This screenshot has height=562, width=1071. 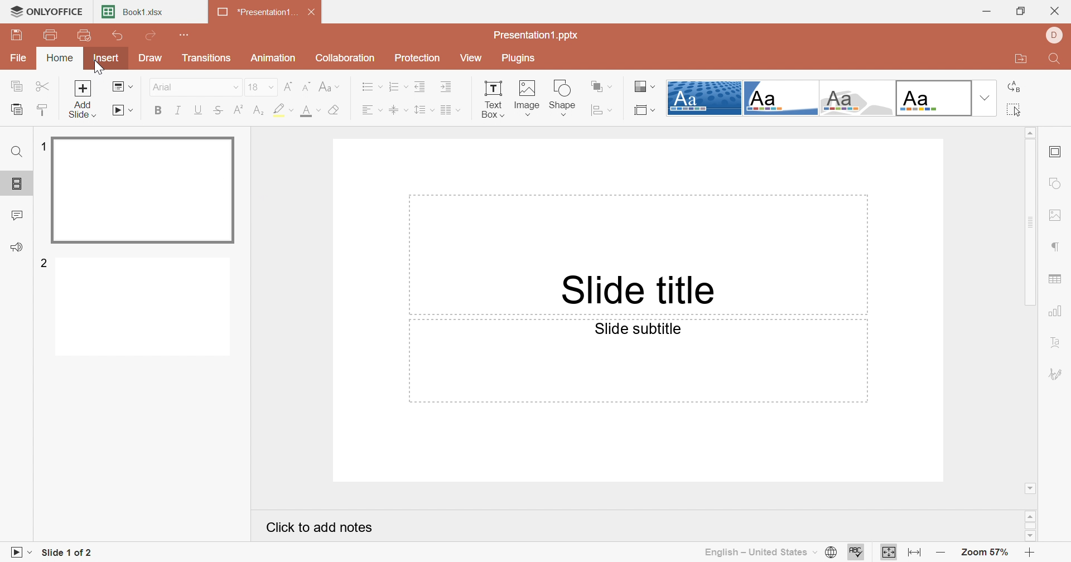 I want to click on Presentation1.pptx, so click(x=537, y=36).